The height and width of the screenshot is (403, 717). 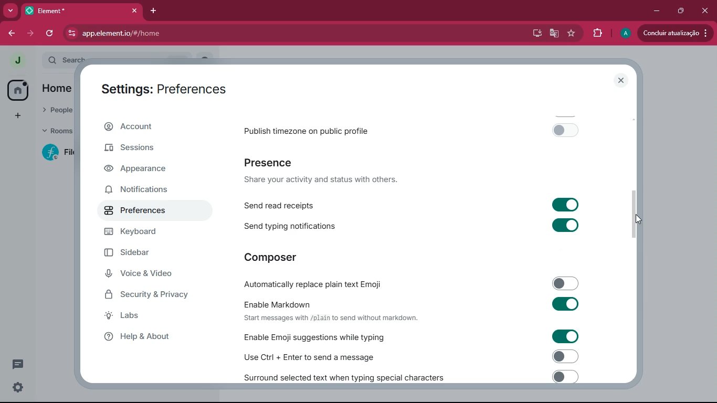 What do you see at coordinates (142, 254) in the screenshot?
I see `sidebar` at bounding box center [142, 254].